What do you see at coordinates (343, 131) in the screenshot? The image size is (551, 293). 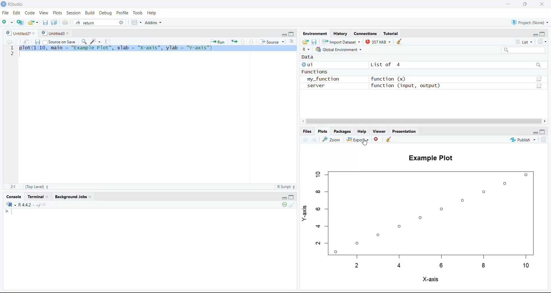 I see `Packages` at bounding box center [343, 131].